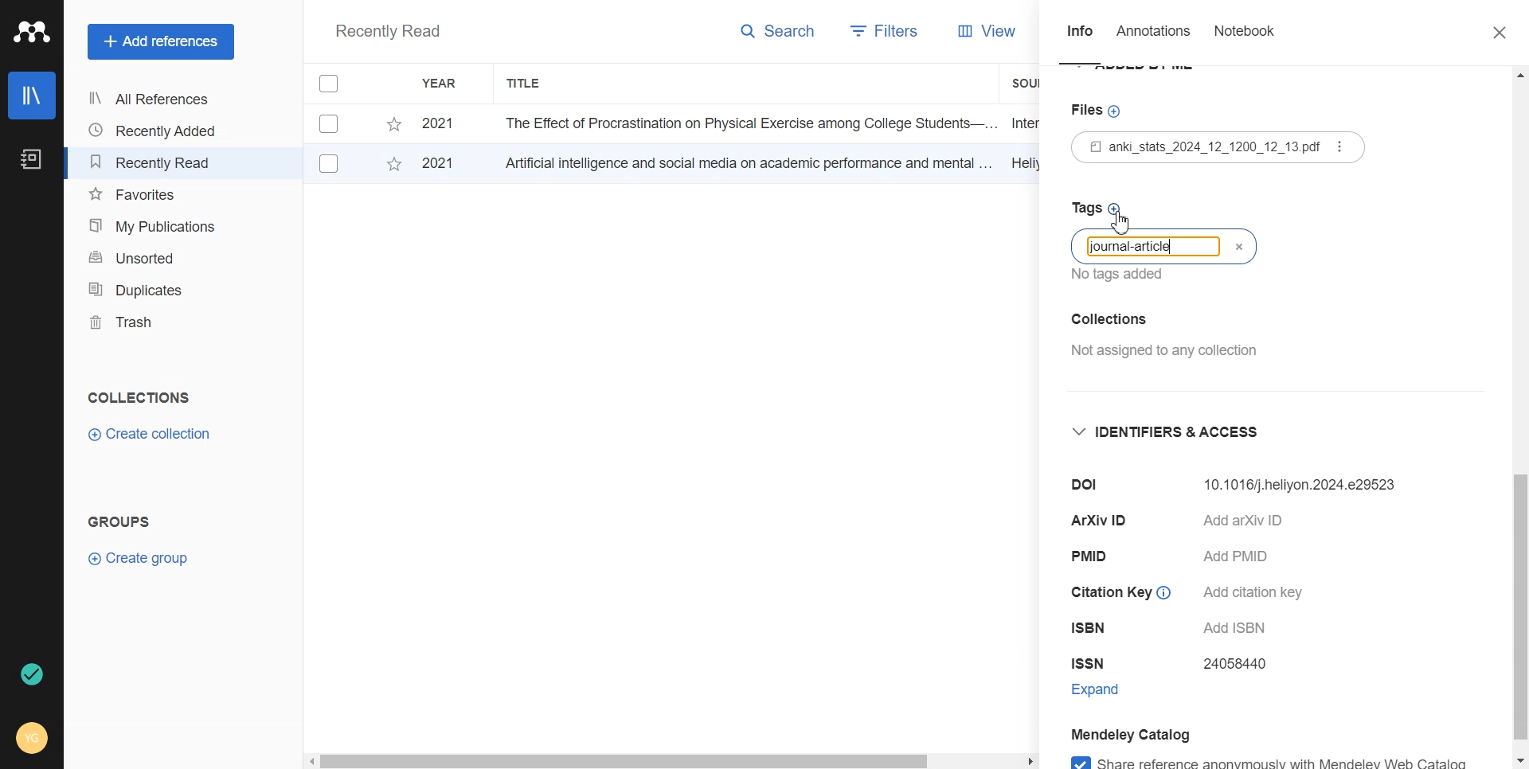 The height and width of the screenshot is (769, 1529). Describe the element at coordinates (139, 556) in the screenshot. I see `Create group` at that location.